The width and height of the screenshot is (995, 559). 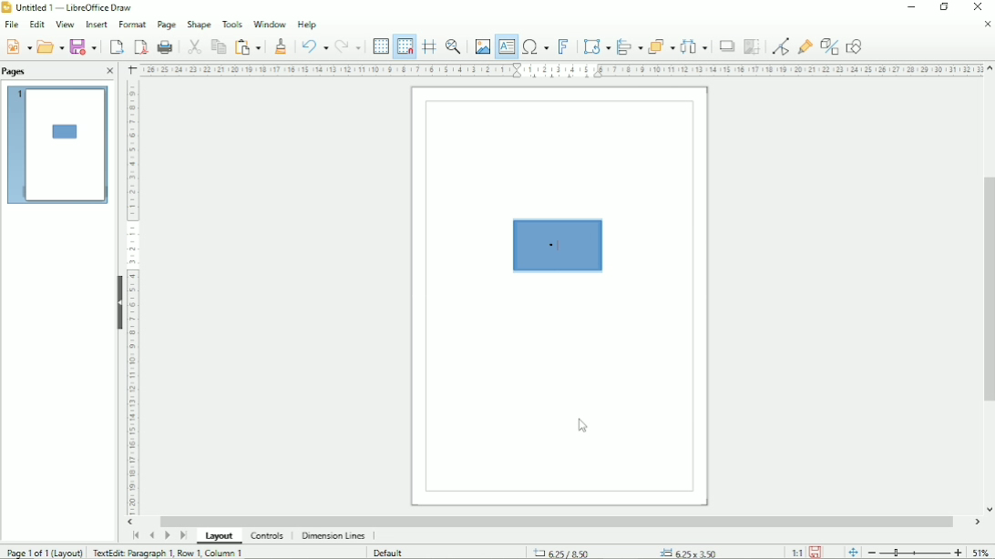 What do you see at coordinates (565, 46) in the screenshot?
I see `Insert fontwork text` at bounding box center [565, 46].